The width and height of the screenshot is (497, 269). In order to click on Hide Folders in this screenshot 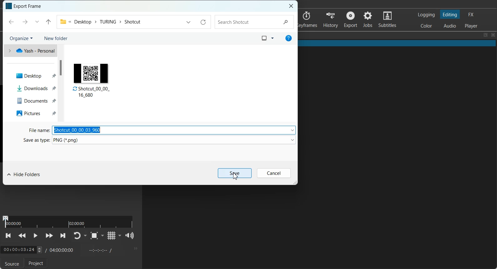, I will do `click(24, 175)`.